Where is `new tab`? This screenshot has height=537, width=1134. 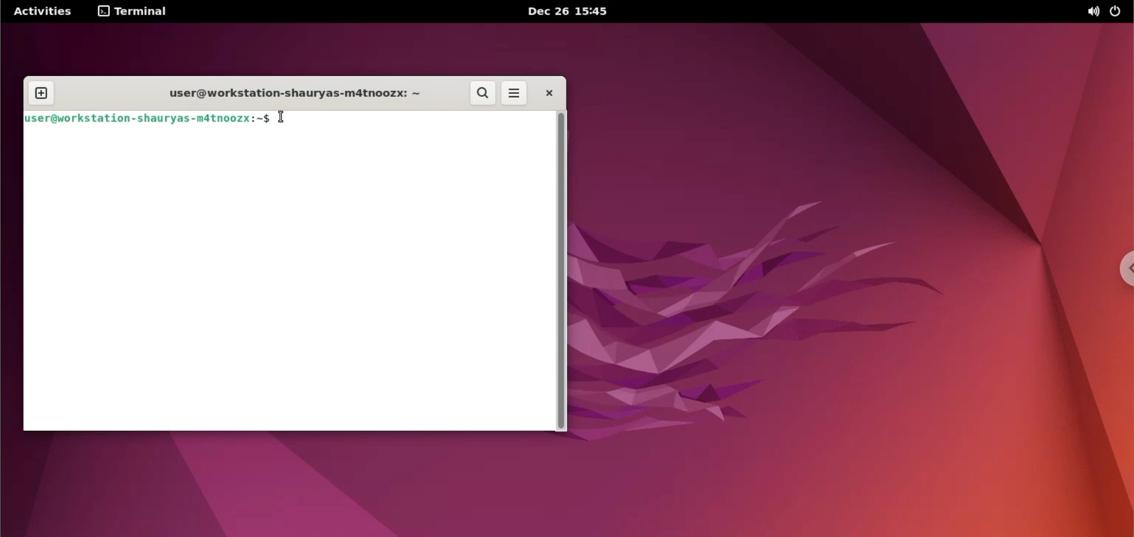
new tab is located at coordinates (42, 94).